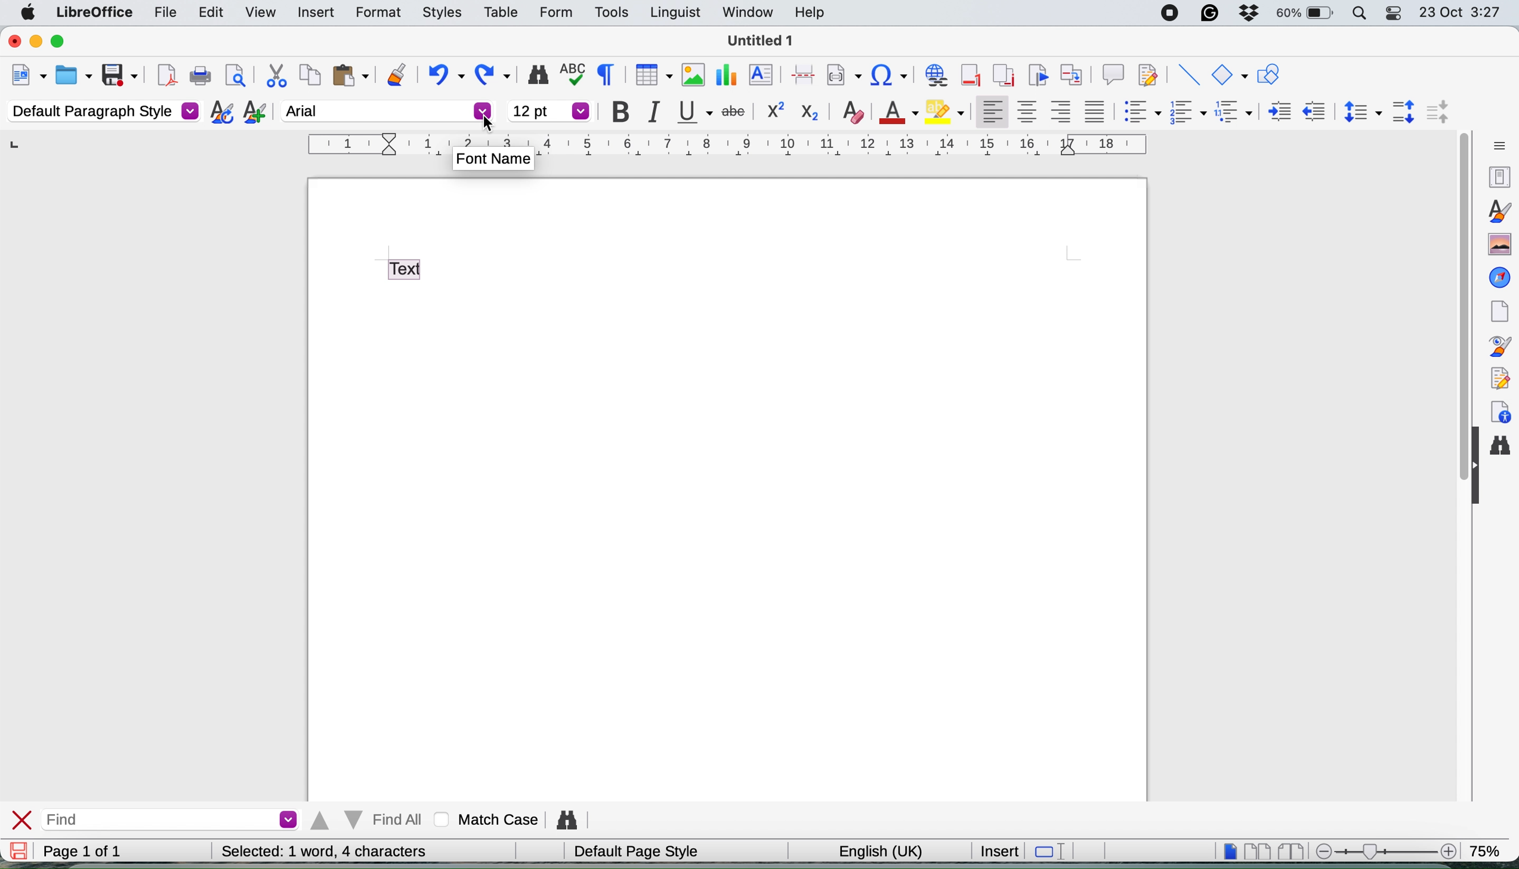 The height and width of the screenshot is (869, 1519). I want to click on underline, so click(693, 113).